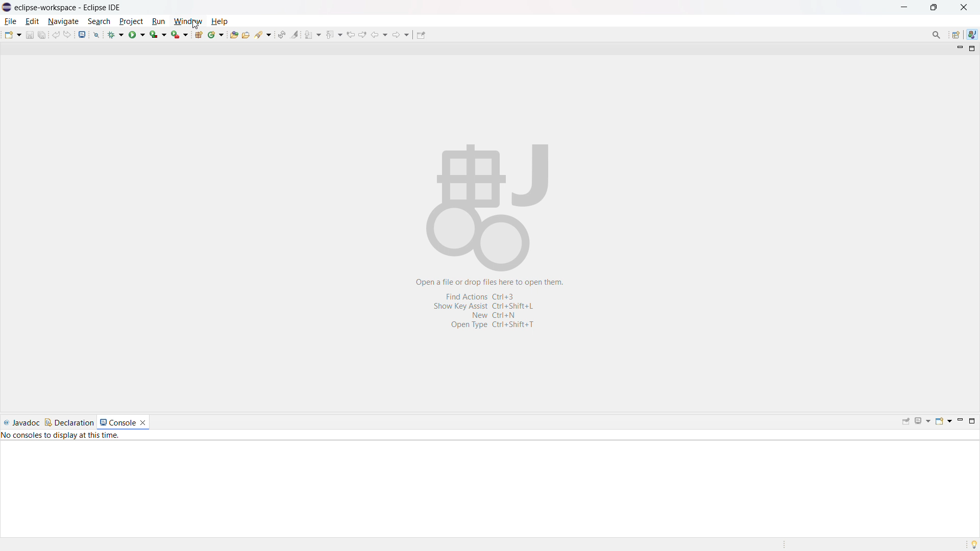  I want to click on Open a file or drop files here to open them., so click(491, 283).